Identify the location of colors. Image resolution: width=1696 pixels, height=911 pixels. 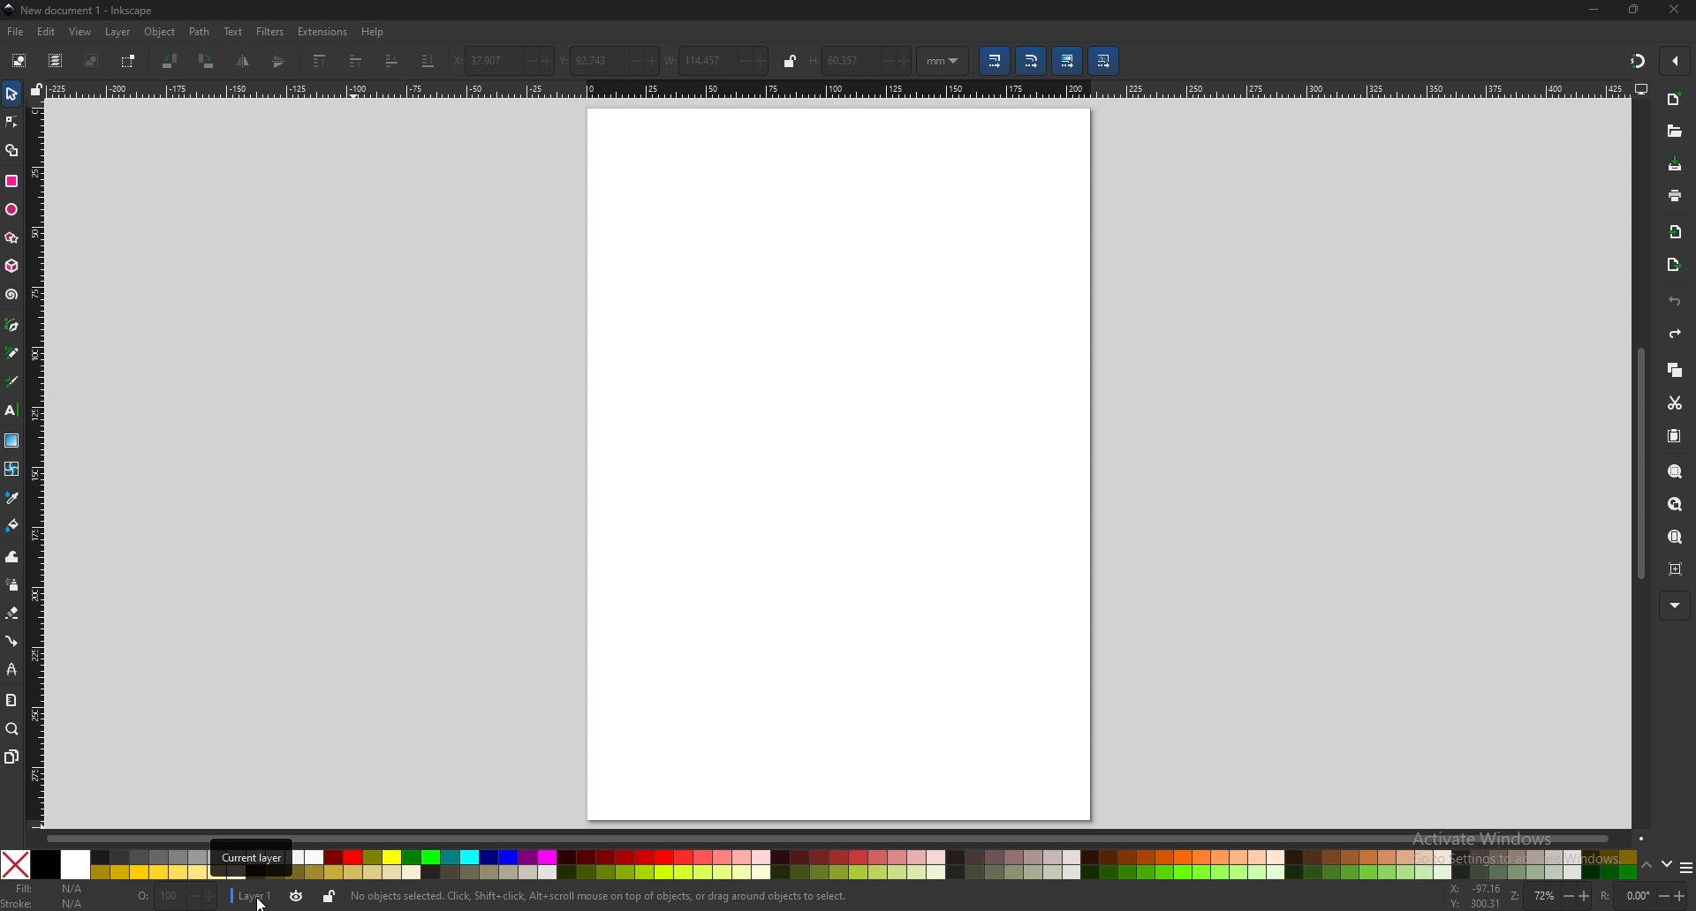
(963, 865).